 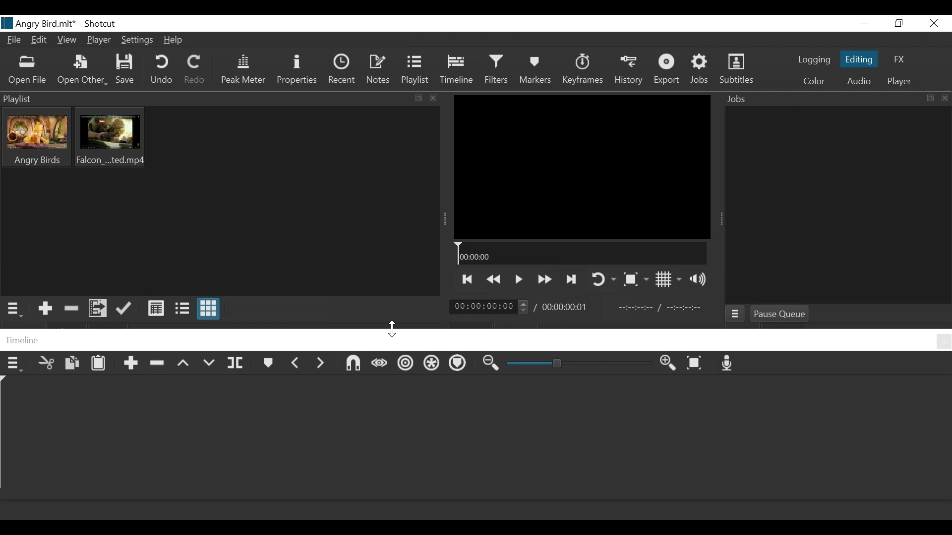 I want to click on Play quickly forward, so click(x=543, y=279).